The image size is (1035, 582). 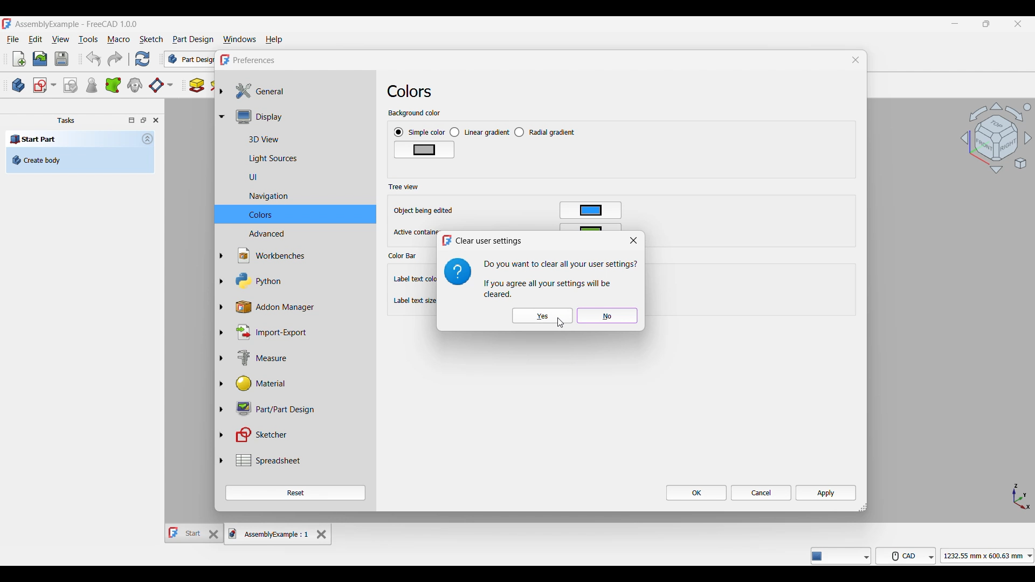 I want to click on Macro menu , so click(x=118, y=39).